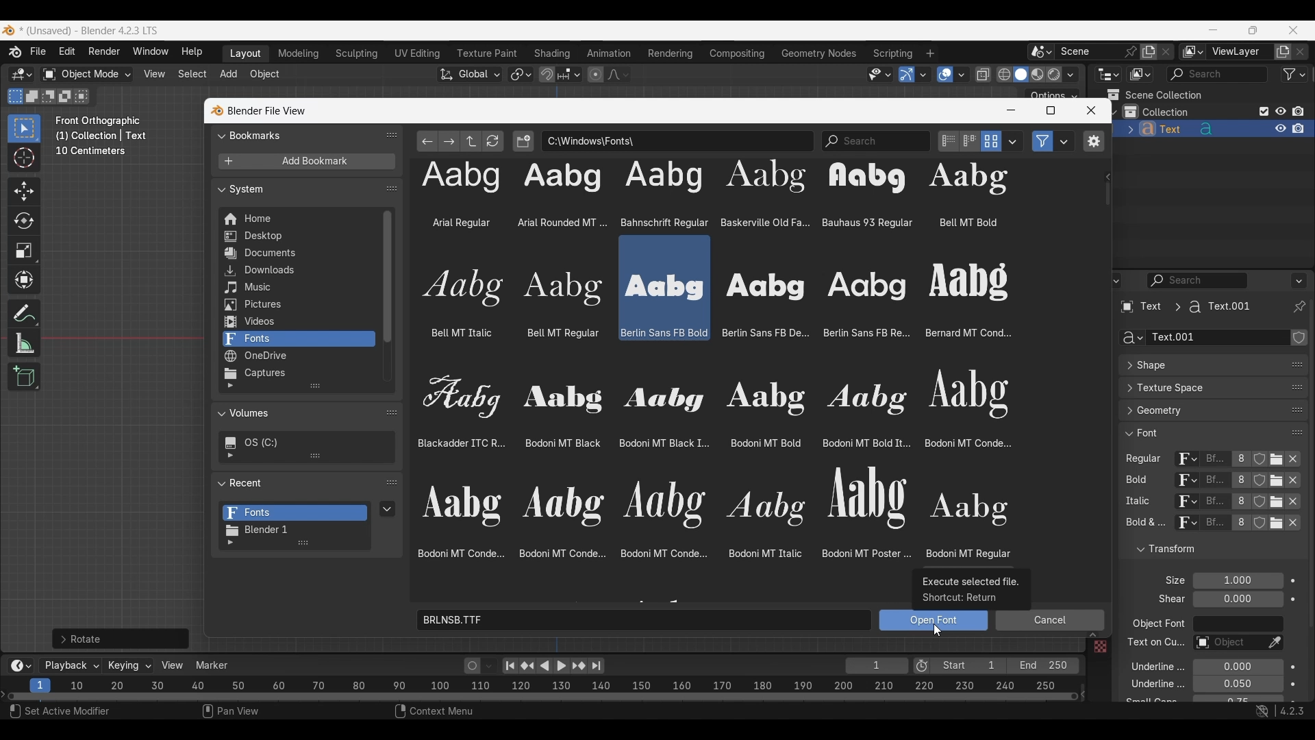 The image size is (1315, 740). Describe the element at coordinates (488, 53) in the screenshot. I see `Texture paint workspace` at that location.